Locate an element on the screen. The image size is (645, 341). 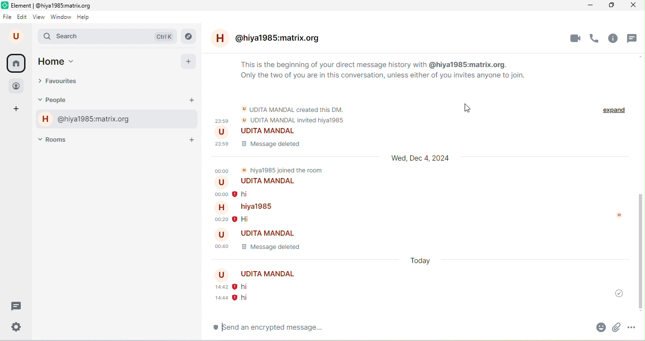
00.00 is located at coordinates (220, 193).